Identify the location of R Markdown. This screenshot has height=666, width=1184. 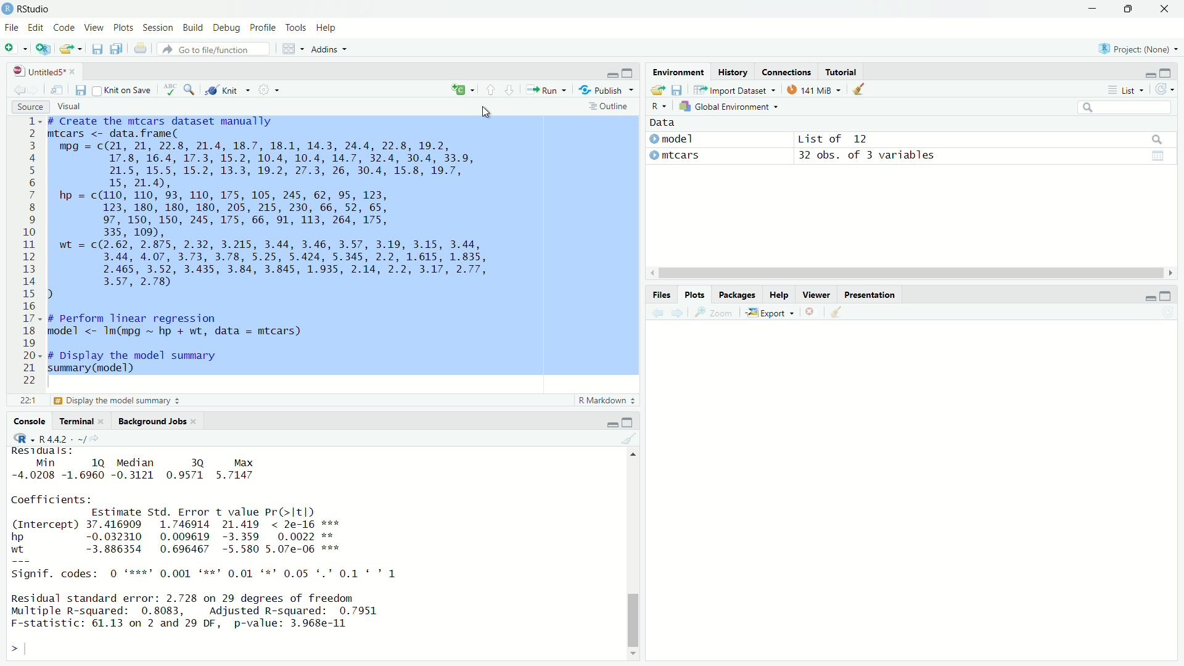
(605, 401).